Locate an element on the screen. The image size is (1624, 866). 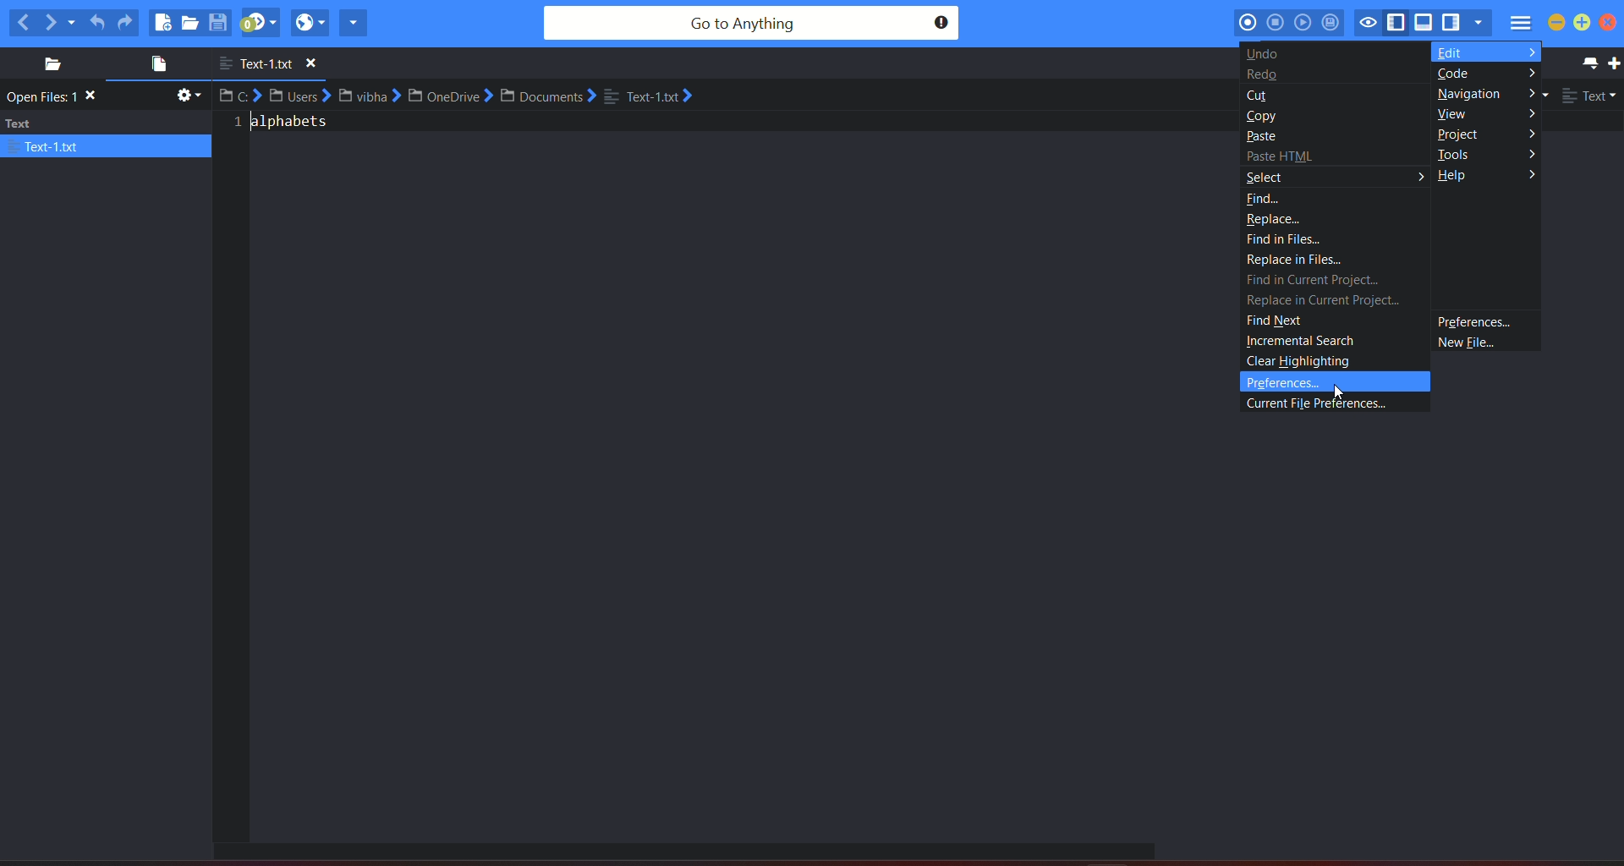
close is located at coordinates (1613, 24).